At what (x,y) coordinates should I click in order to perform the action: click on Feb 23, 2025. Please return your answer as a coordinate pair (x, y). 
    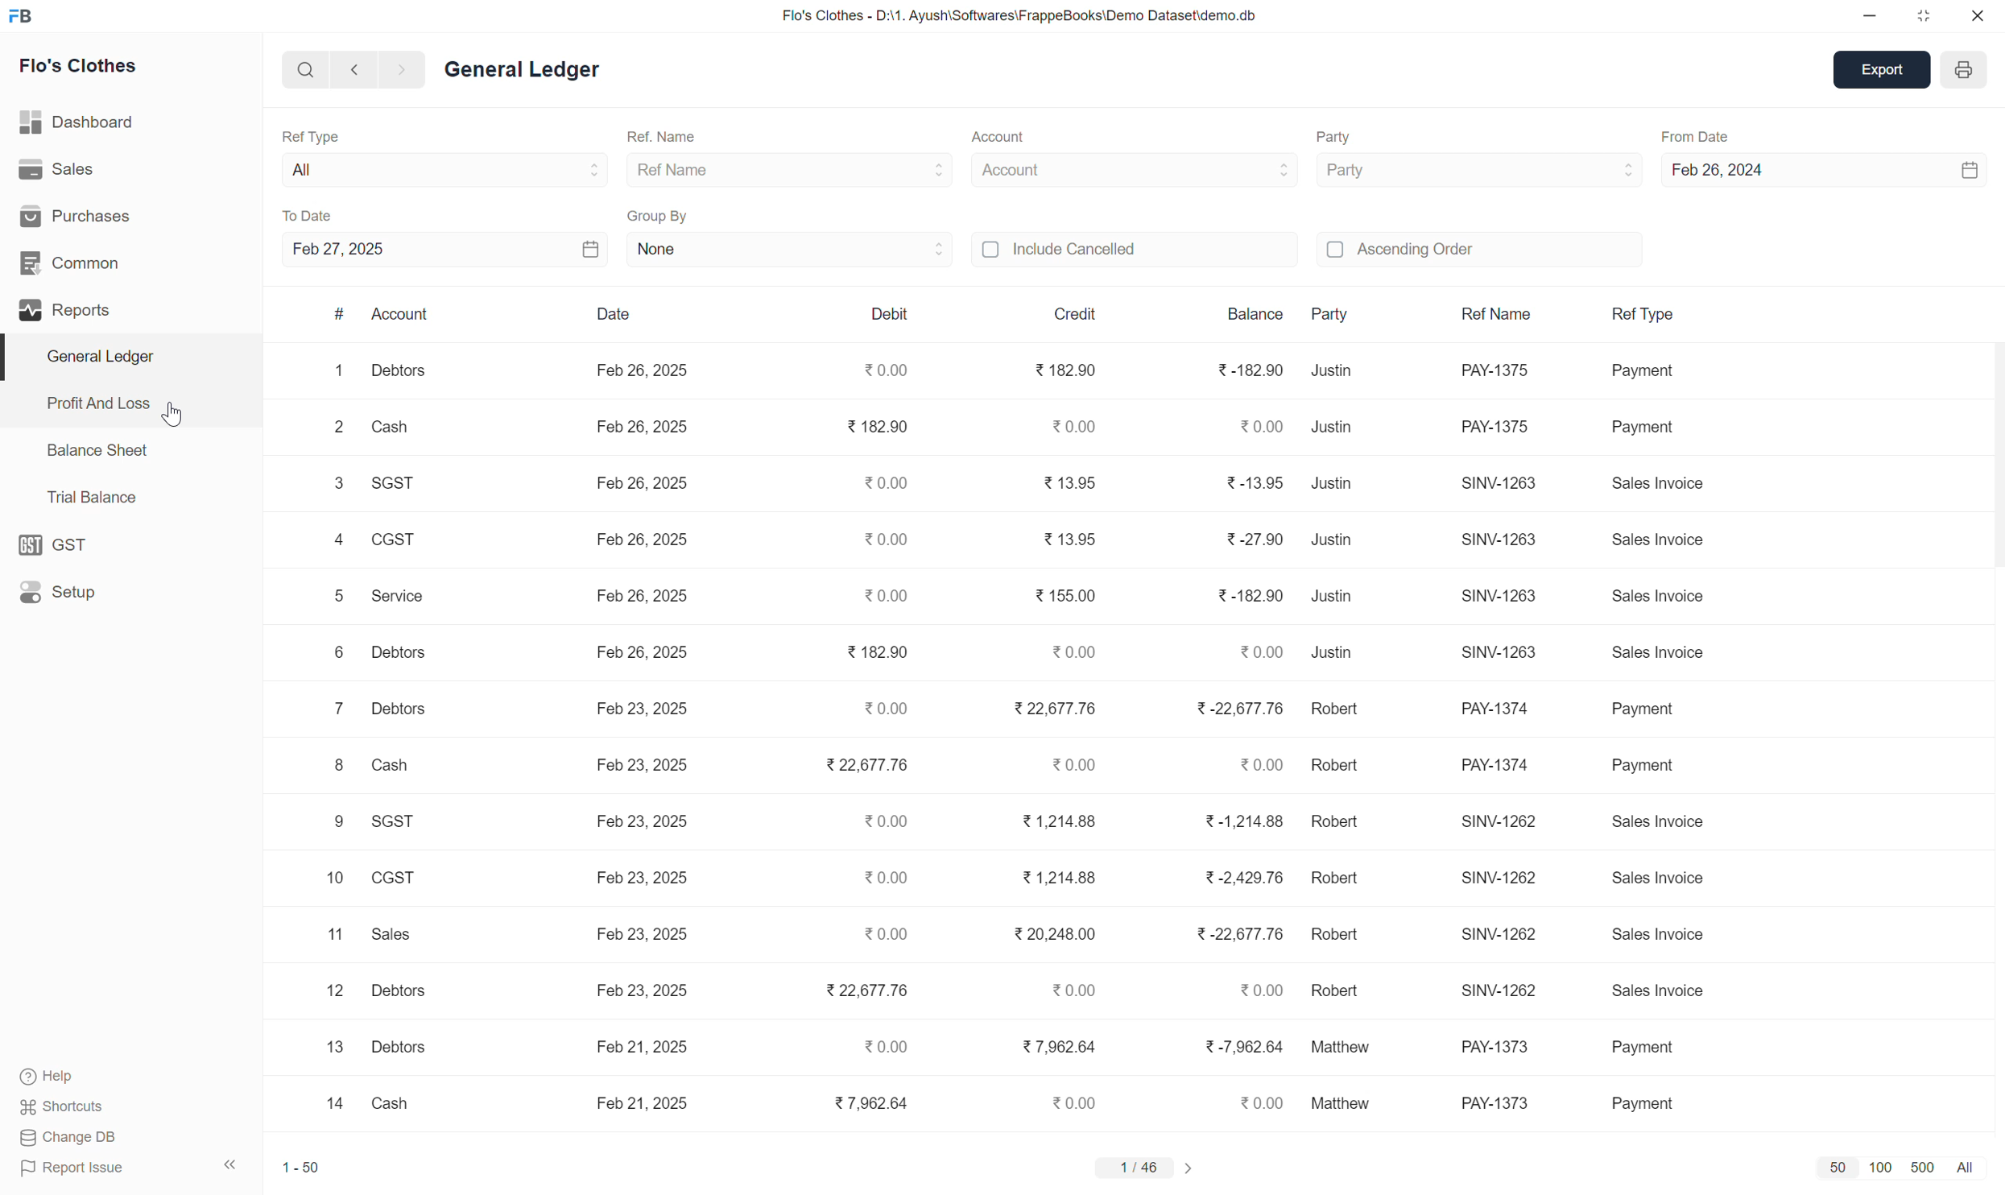
    Looking at the image, I should click on (647, 937).